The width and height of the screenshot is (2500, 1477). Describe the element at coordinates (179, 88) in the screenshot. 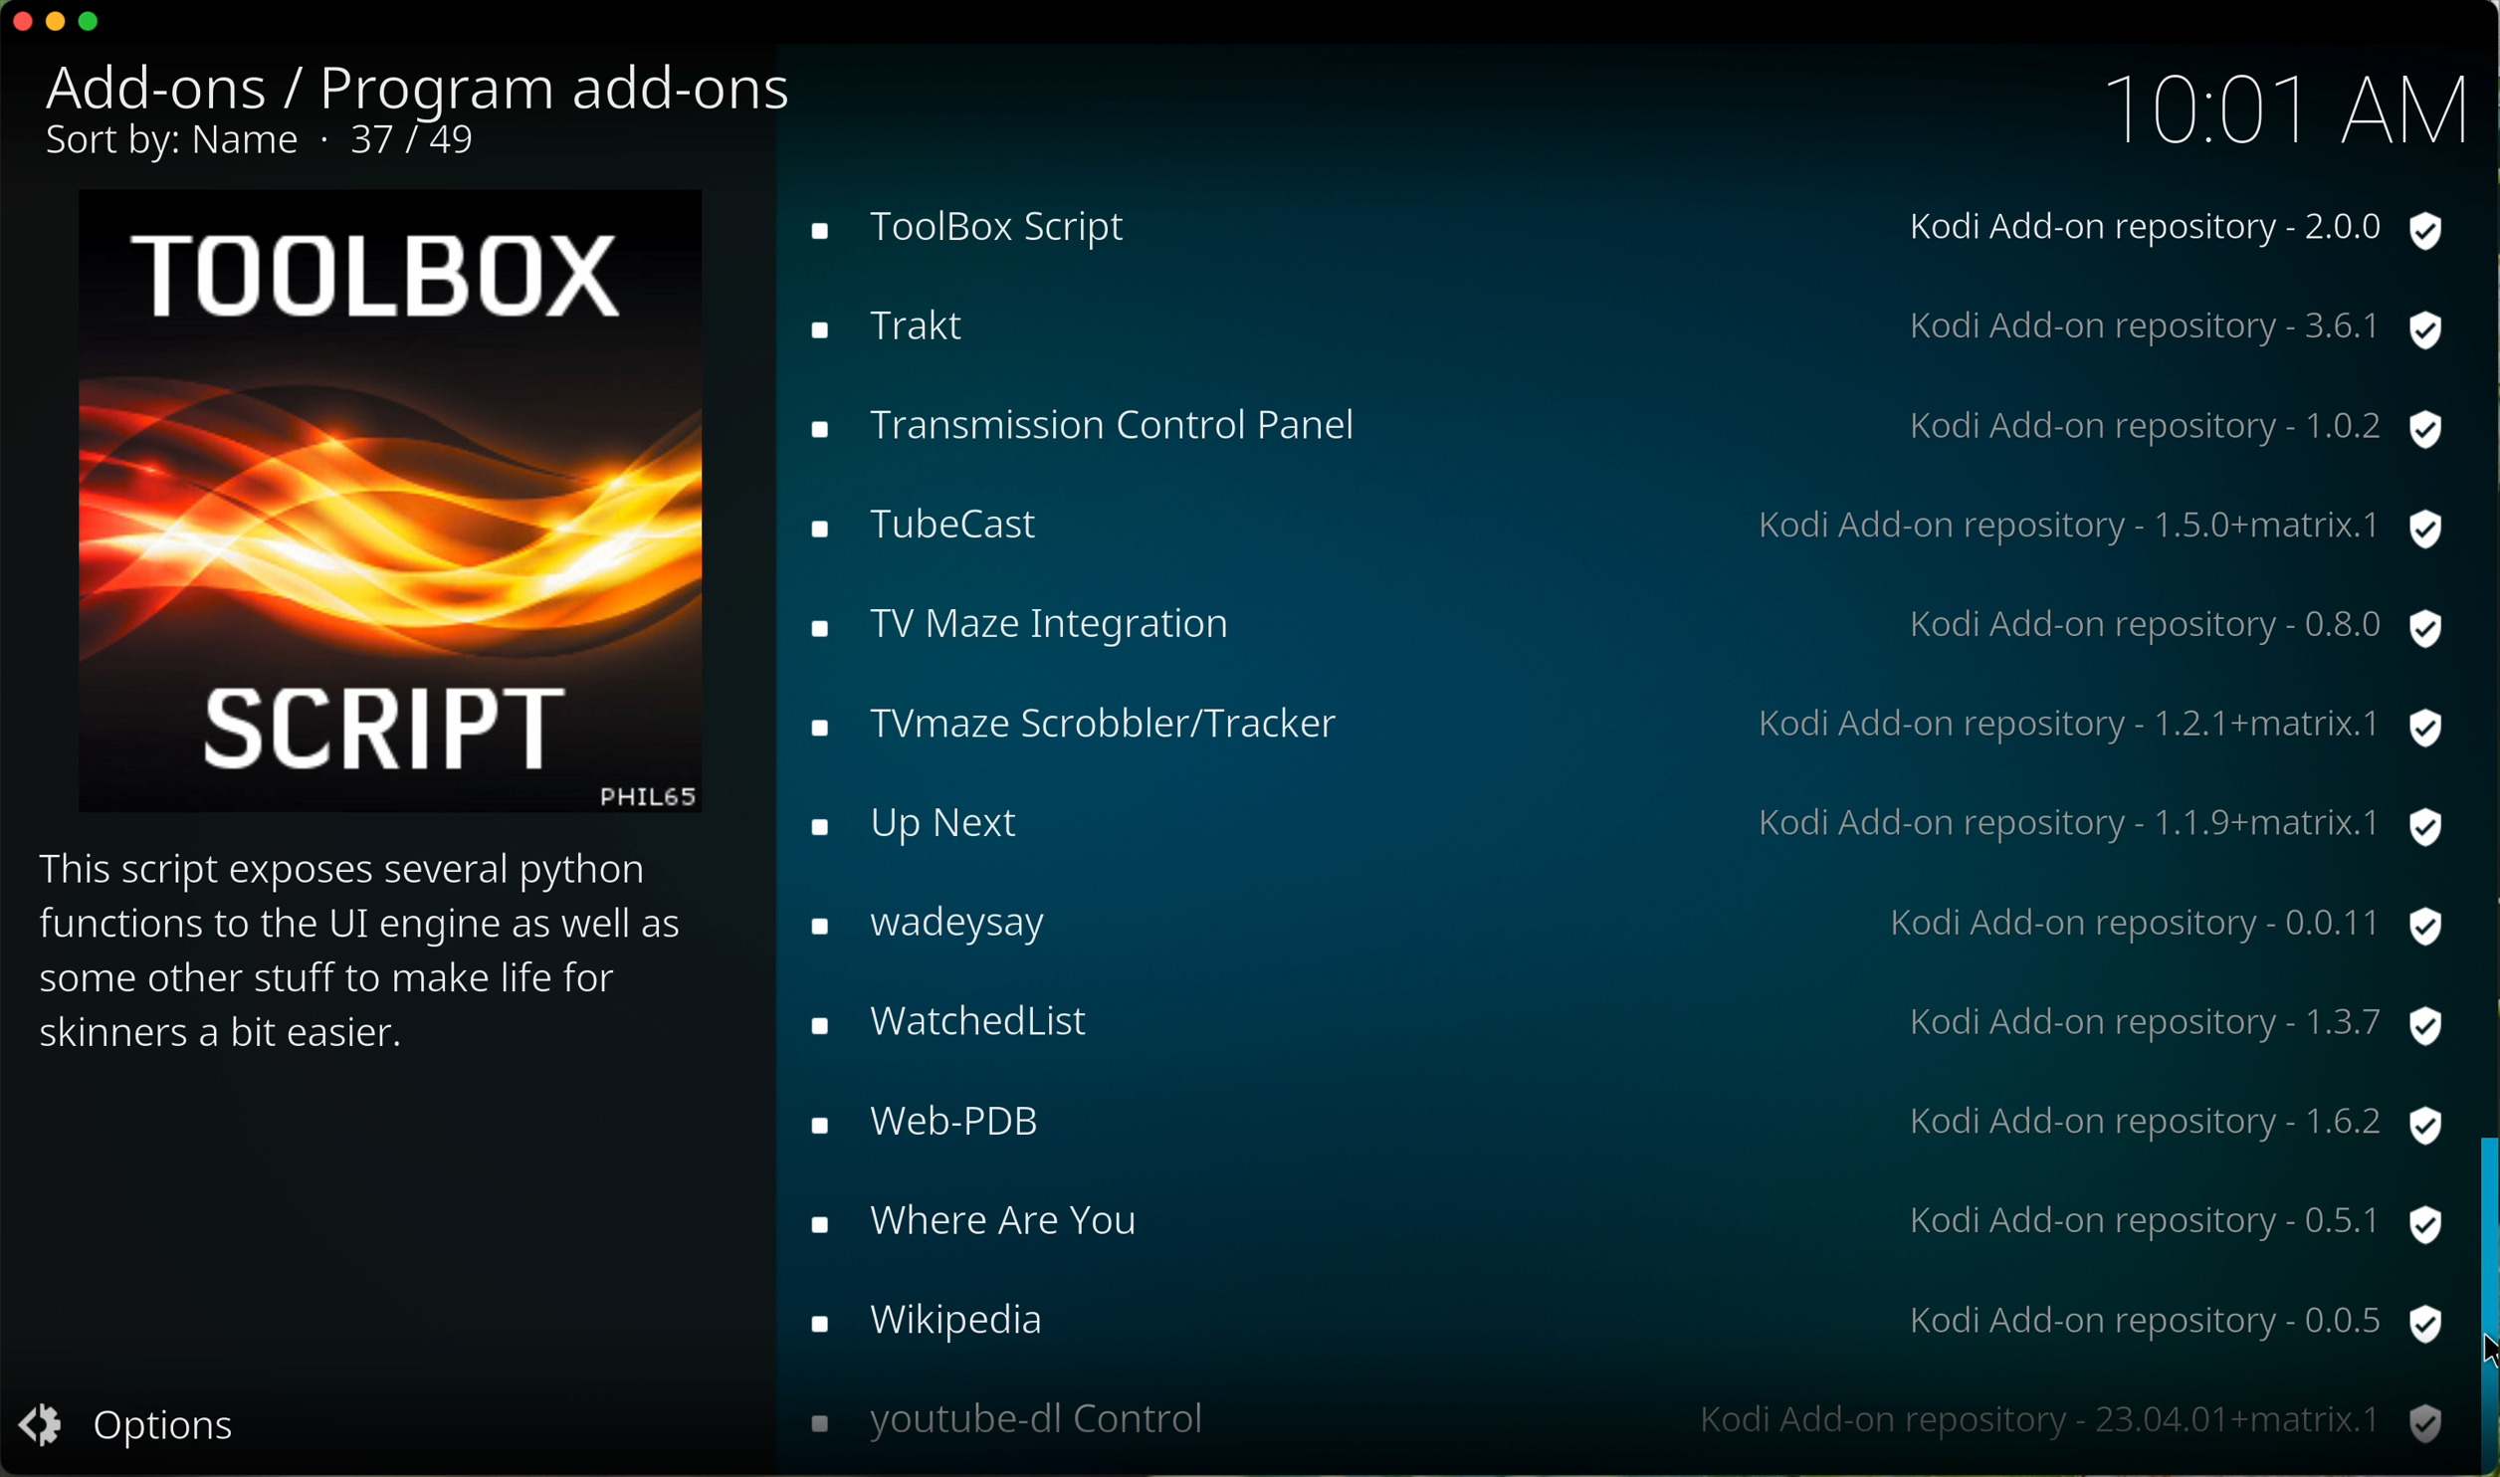

I see `add-ons ` at that location.